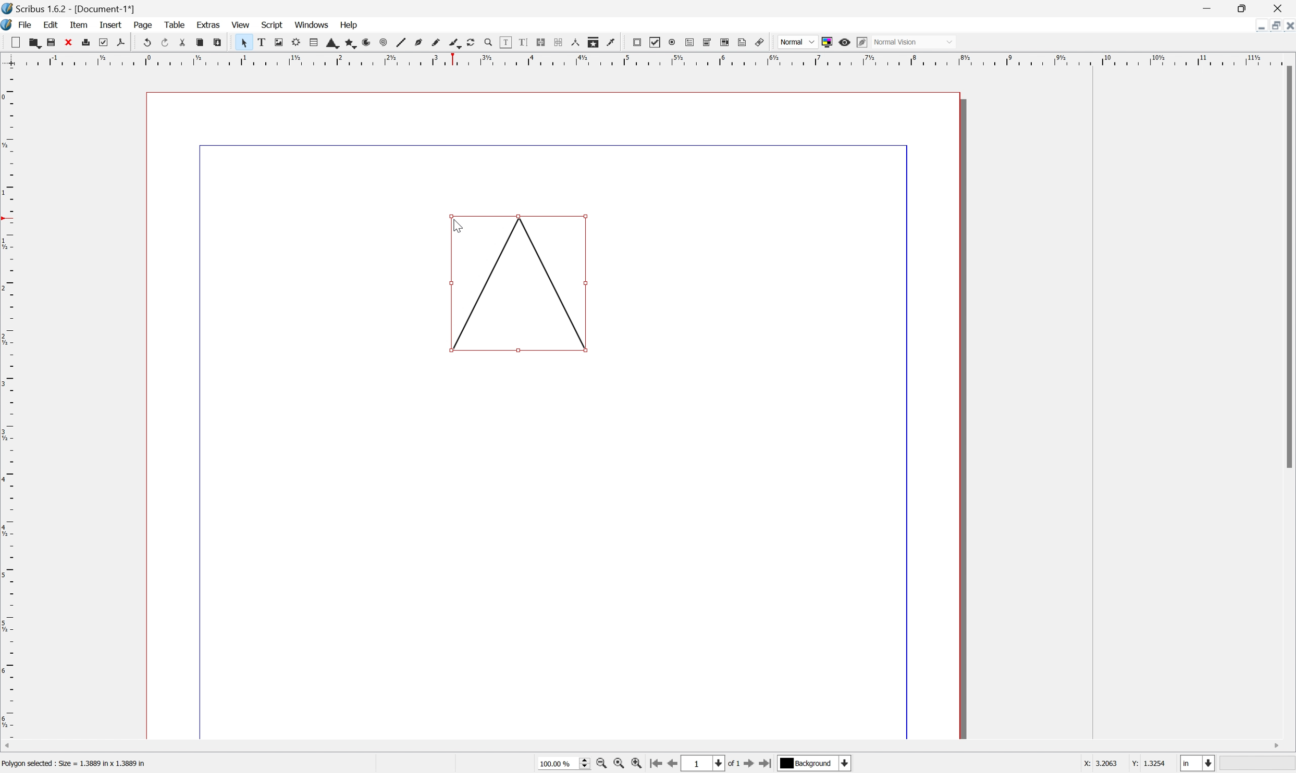  I want to click on Minimize, so click(1260, 26).